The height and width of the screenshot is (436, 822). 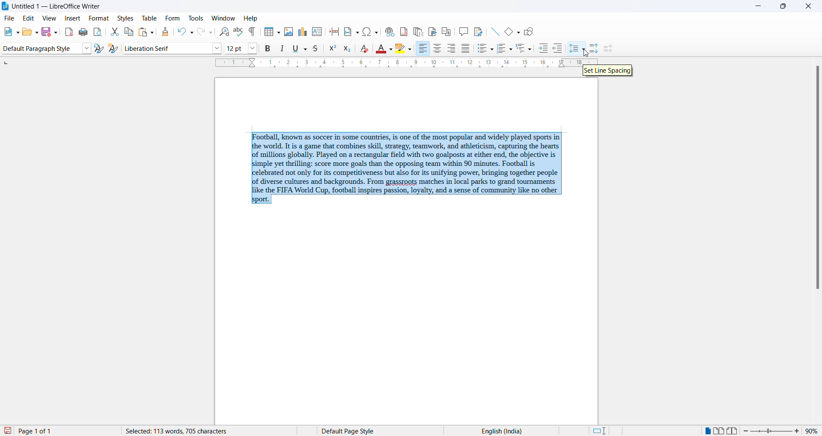 I want to click on insert charts, so click(x=302, y=31).